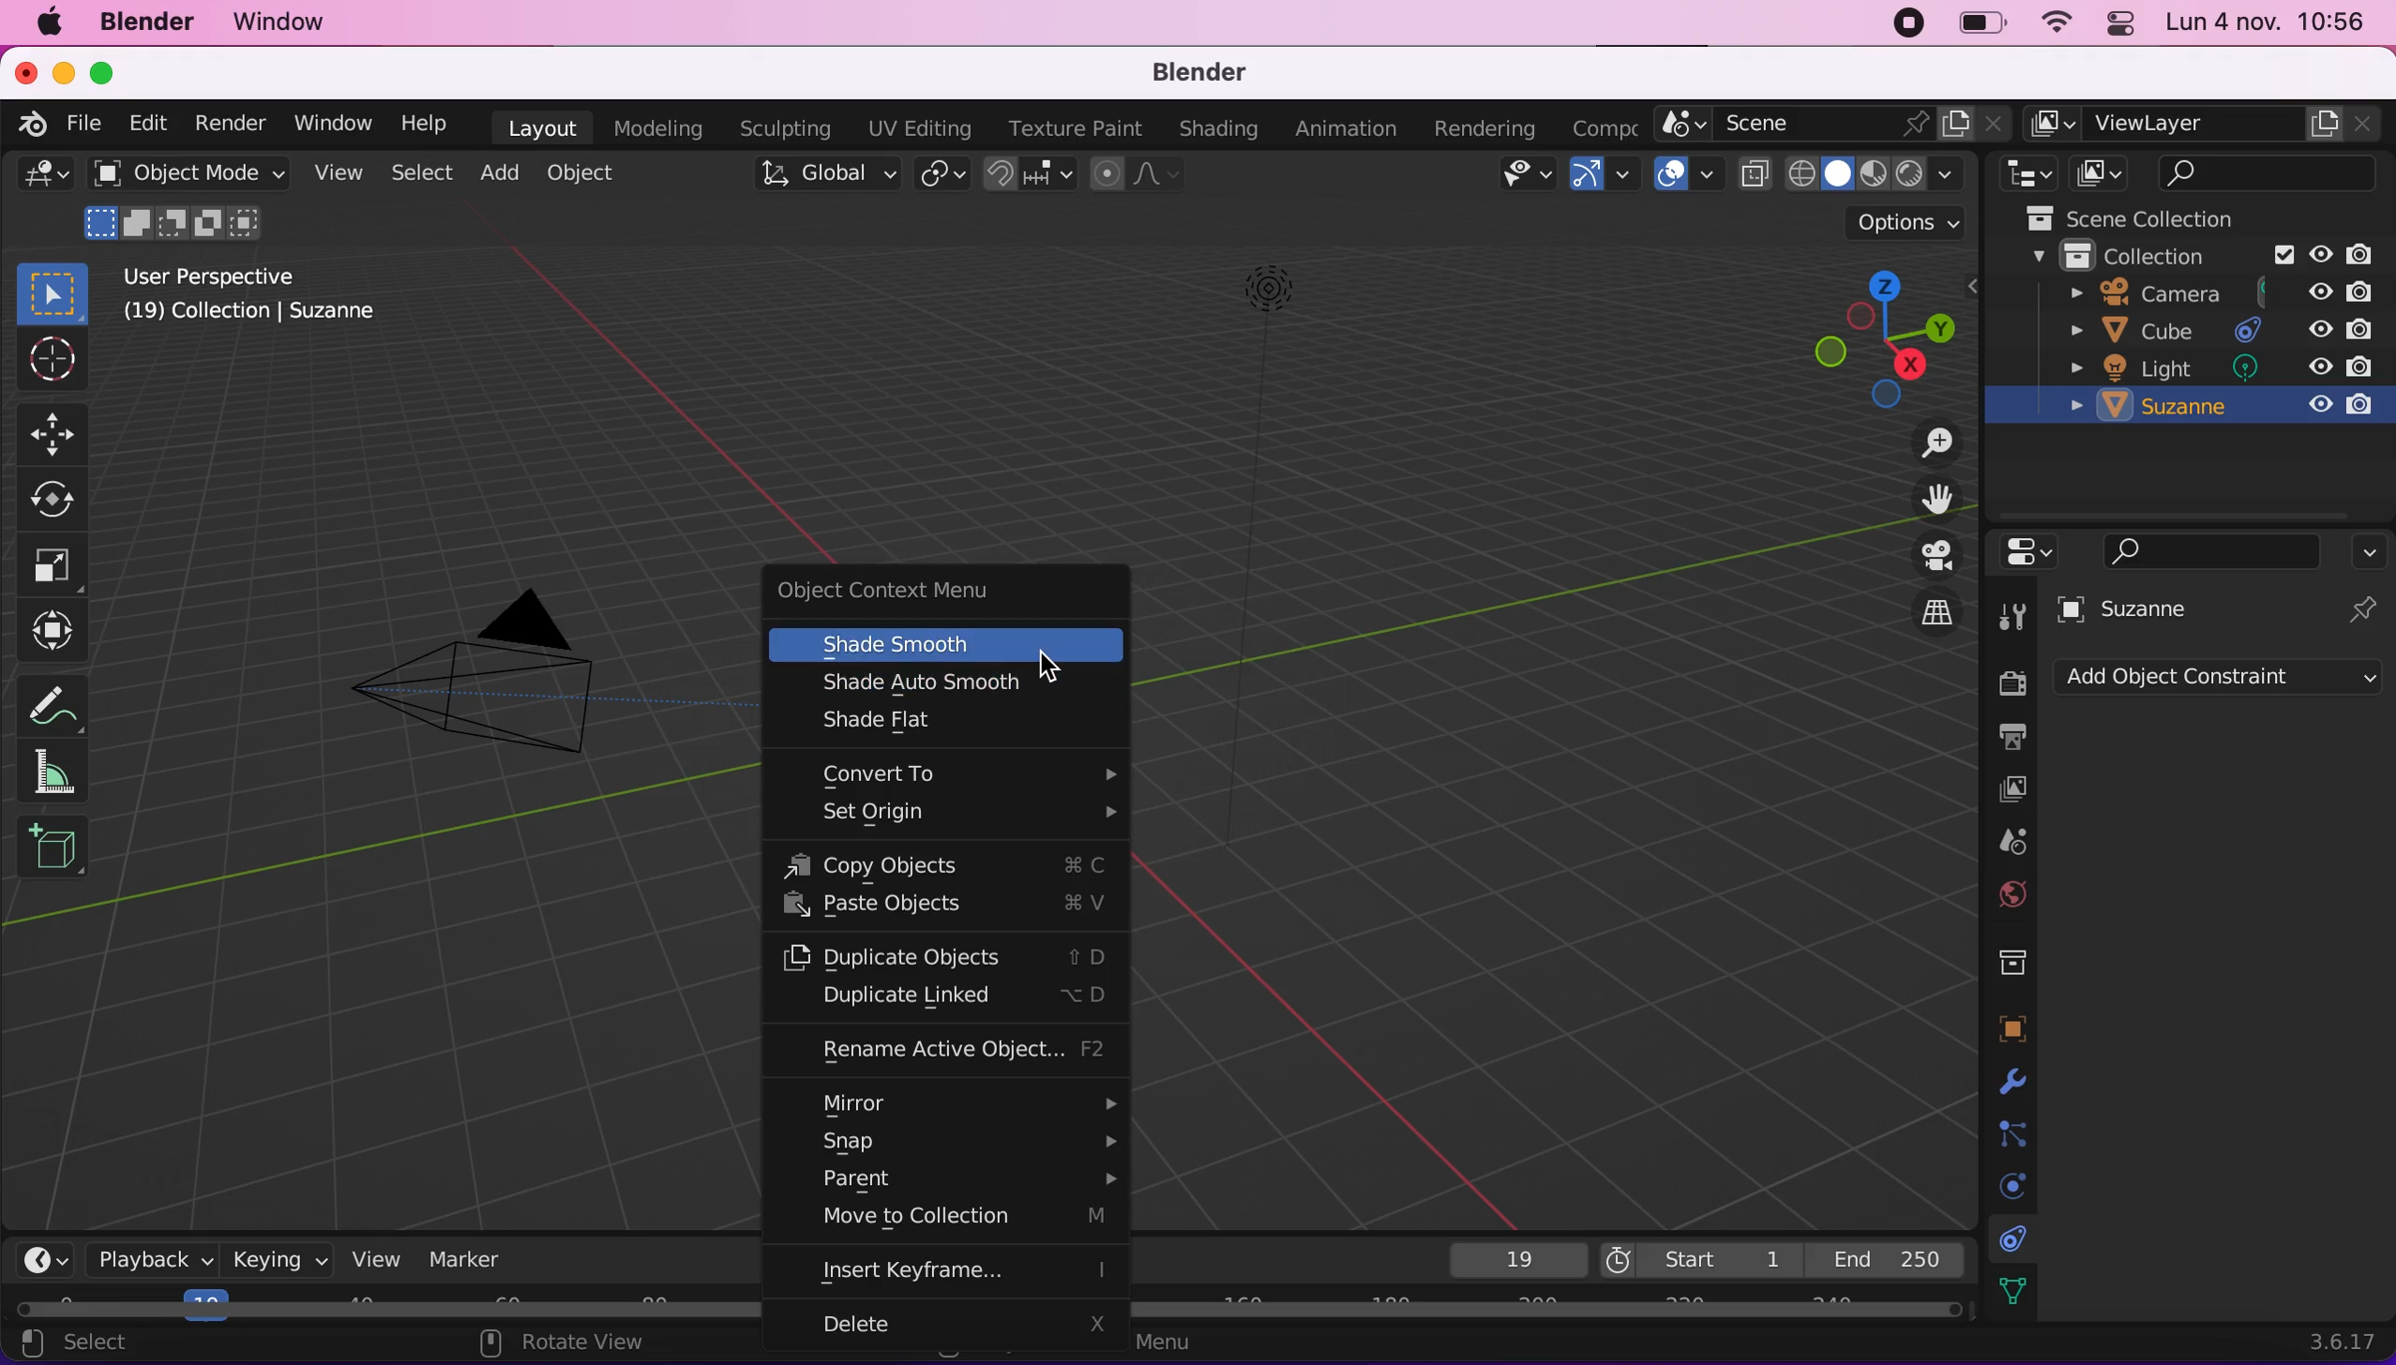 The image size is (2396, 1365). Describe the element at coordinates (48, 22) in the screenshot. I see `mac logo` at that location.